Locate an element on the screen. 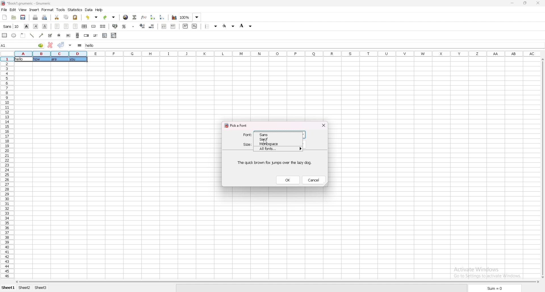 This screenshot has width=545, height=292. selected cell input is located at coordinates (92, 45).